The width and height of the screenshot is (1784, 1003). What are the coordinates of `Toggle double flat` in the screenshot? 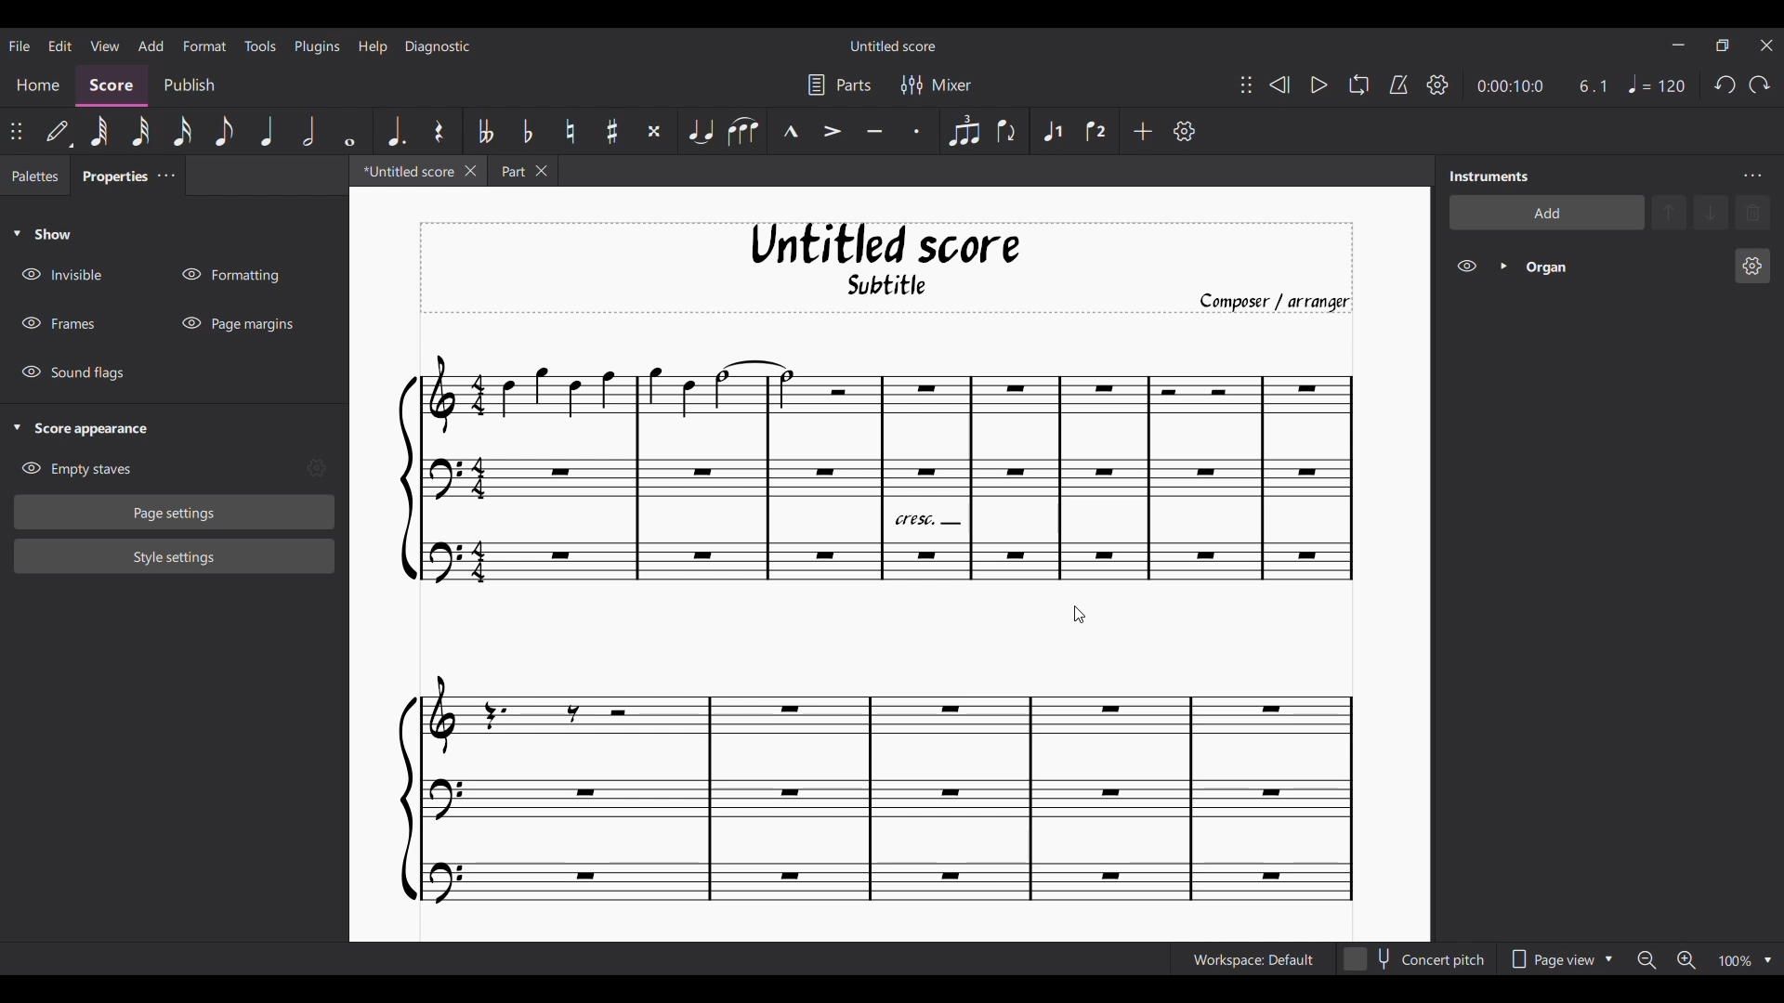 It's located at (484, 130).